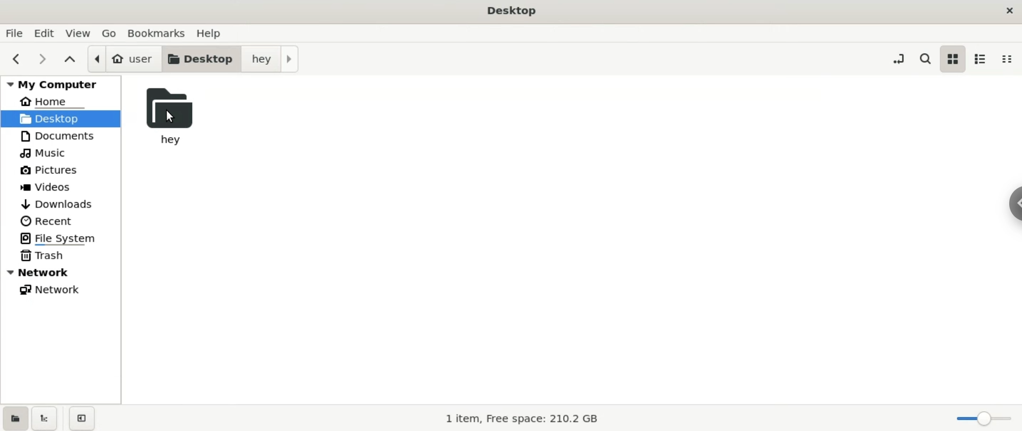 Image resolution: width=1022 pixels, height=431 pixels. What do you see at coordinates (513, 11) in the screenshot?
I see `desktop` at bounding box center [513, 11].